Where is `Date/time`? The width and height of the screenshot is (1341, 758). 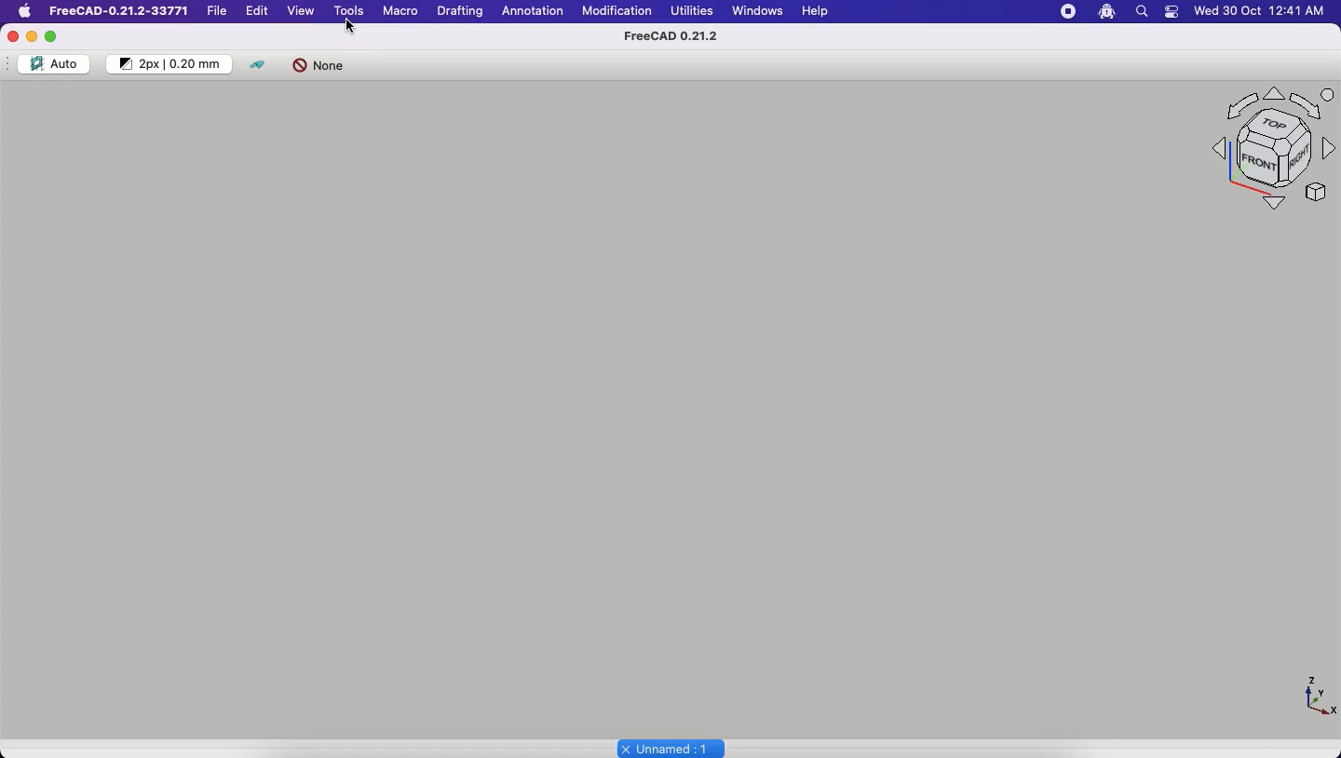 Date/time is located at coordinates (1259, 11).